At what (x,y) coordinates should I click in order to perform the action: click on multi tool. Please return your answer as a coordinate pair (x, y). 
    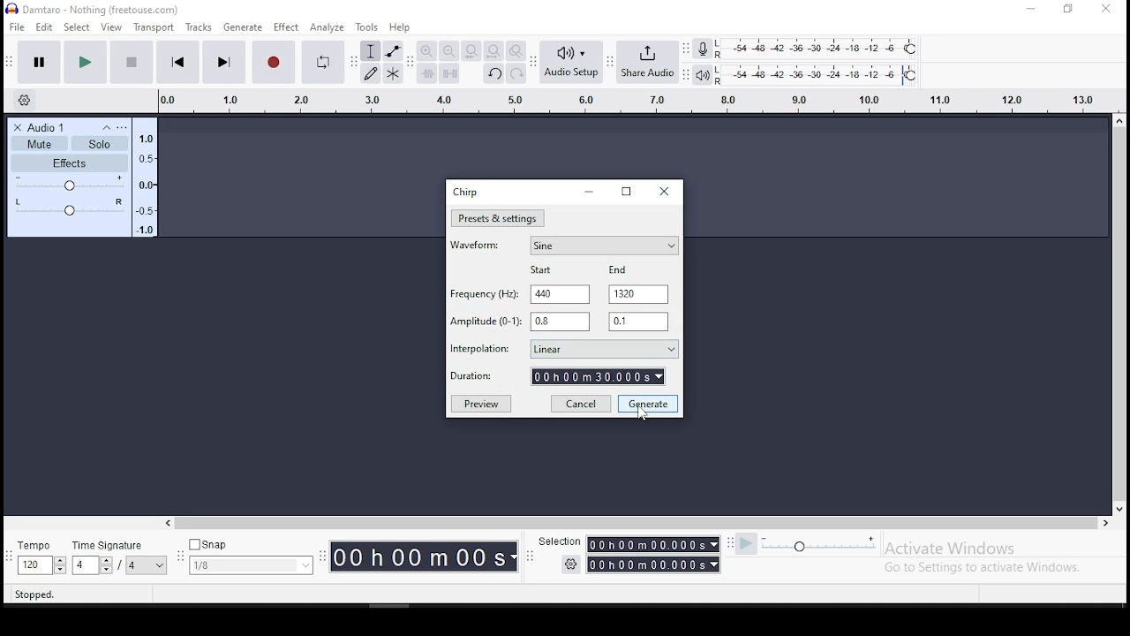
    Looking at the image, I should click on (394, 73).